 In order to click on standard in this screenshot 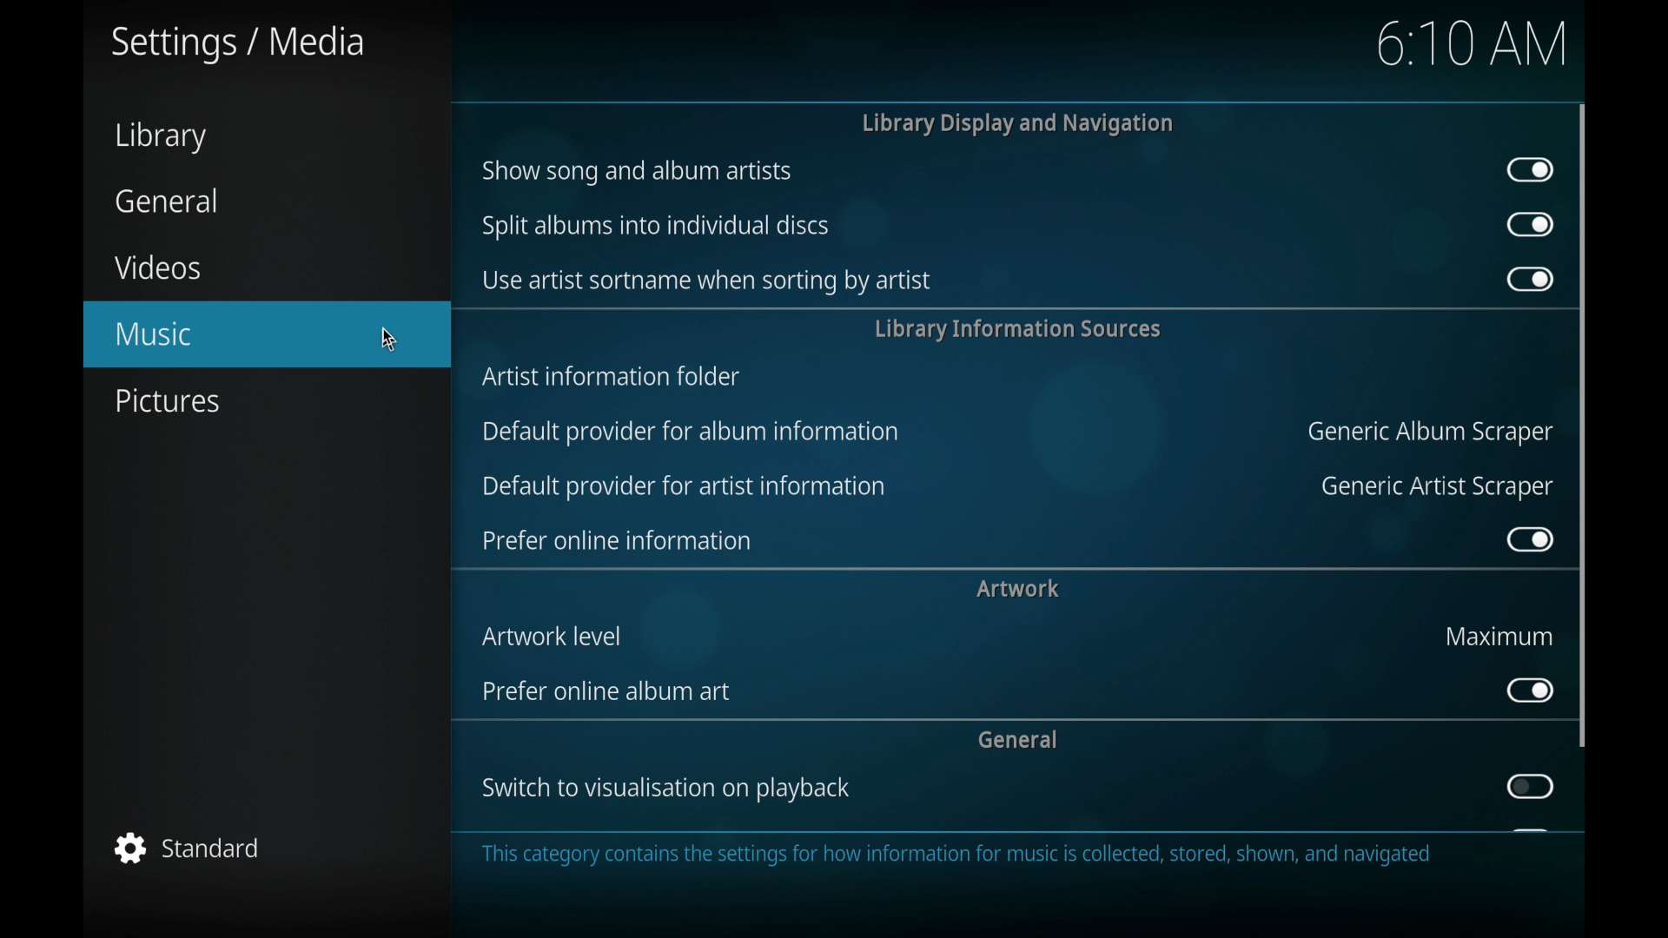, I will do `click(189, 848)`.